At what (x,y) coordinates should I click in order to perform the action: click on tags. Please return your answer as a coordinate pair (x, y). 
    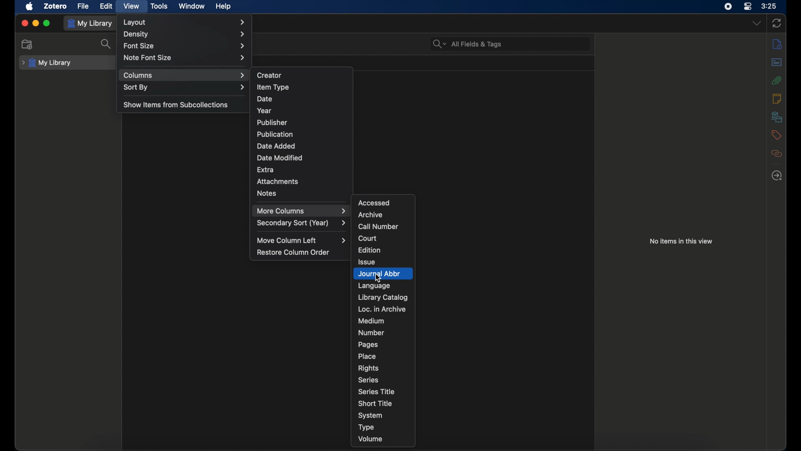
    Looking at the image, I should click on (776, 135).